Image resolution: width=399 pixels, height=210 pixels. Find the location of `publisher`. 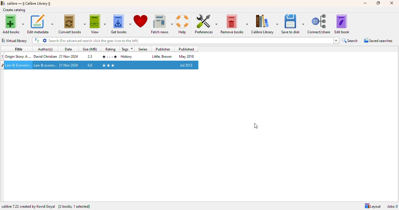

publisher is located at coordinates (162, 57).